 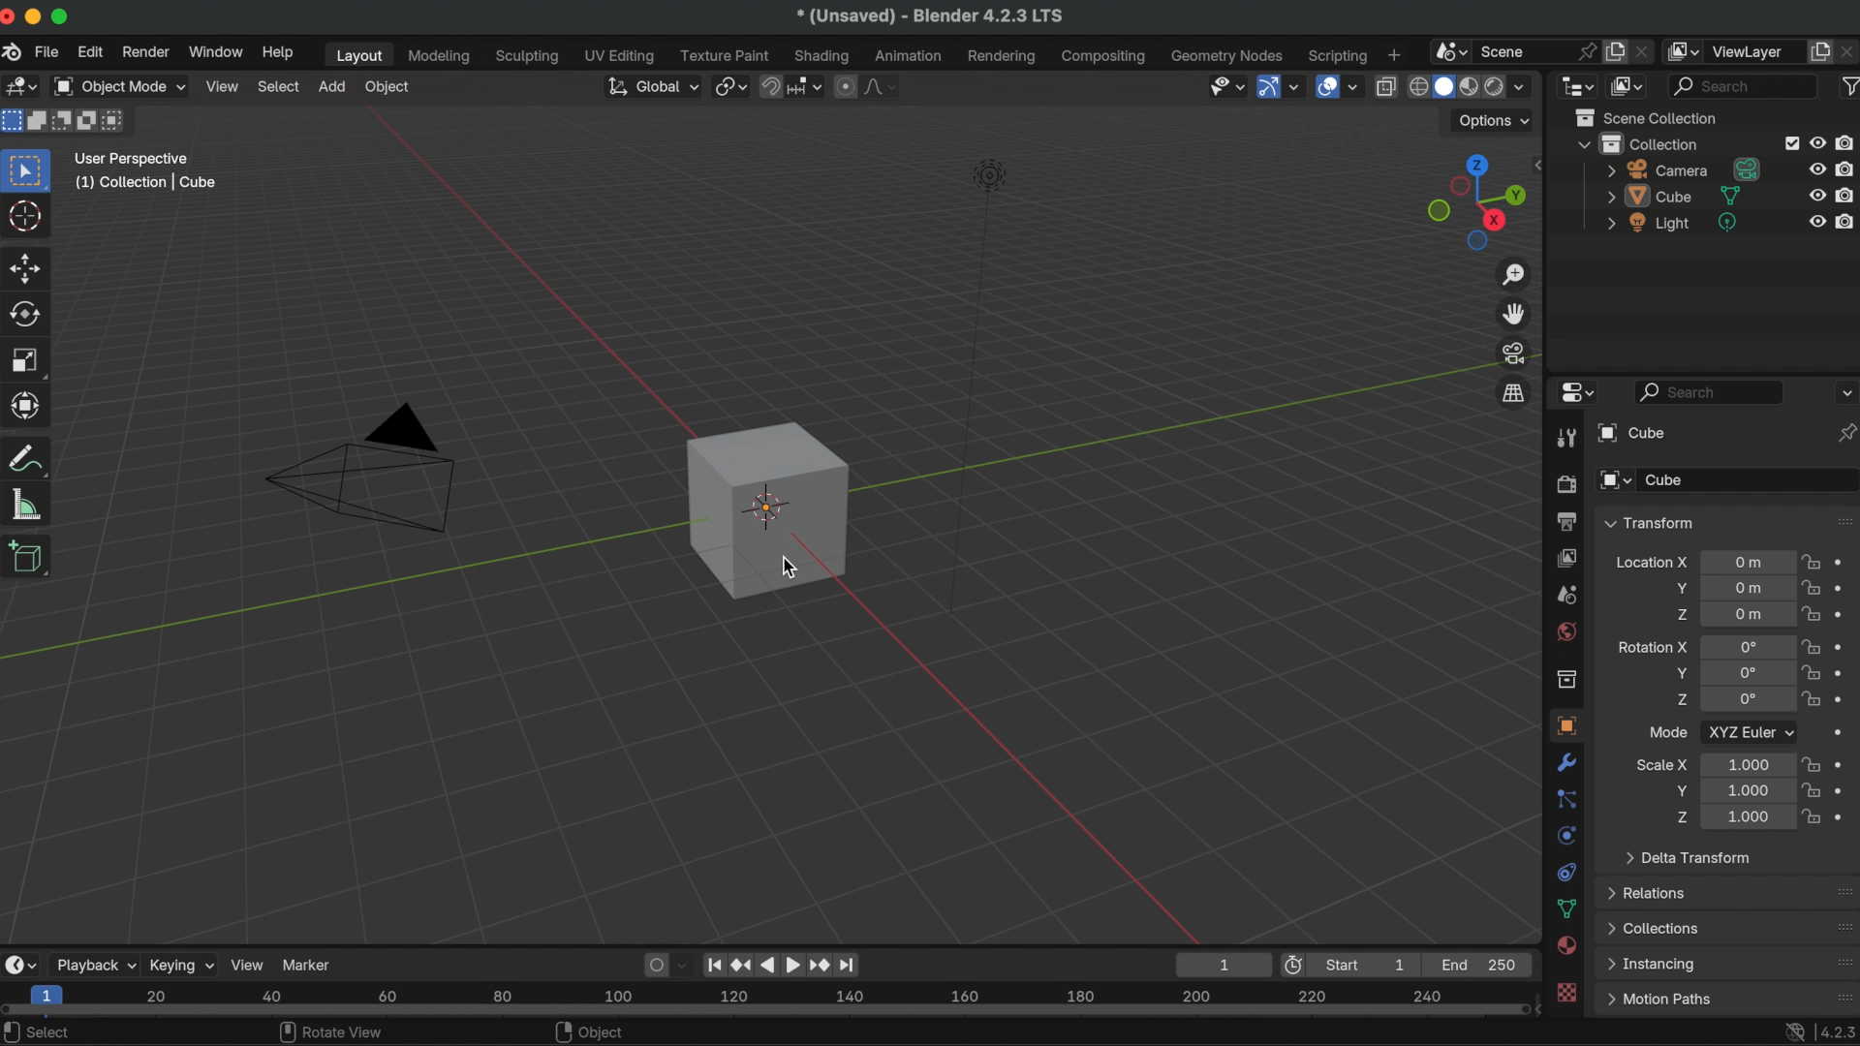 What do you see at coordinates (1838, 994) in the screenshot?
I see `drag handles` at bounding box center [1838, 994].